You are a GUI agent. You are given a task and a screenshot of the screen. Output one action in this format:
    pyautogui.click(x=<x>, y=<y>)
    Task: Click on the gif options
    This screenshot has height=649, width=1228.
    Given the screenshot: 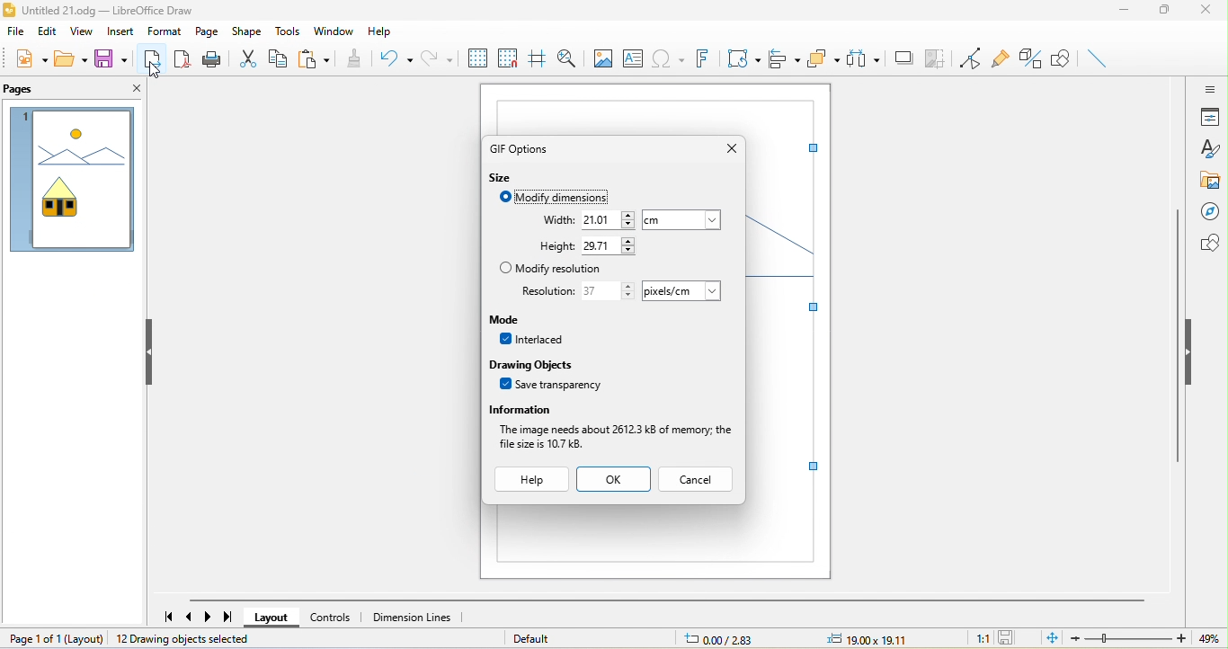 What is the action you would take?
    pyautogui.click(x=522, y=148)
    